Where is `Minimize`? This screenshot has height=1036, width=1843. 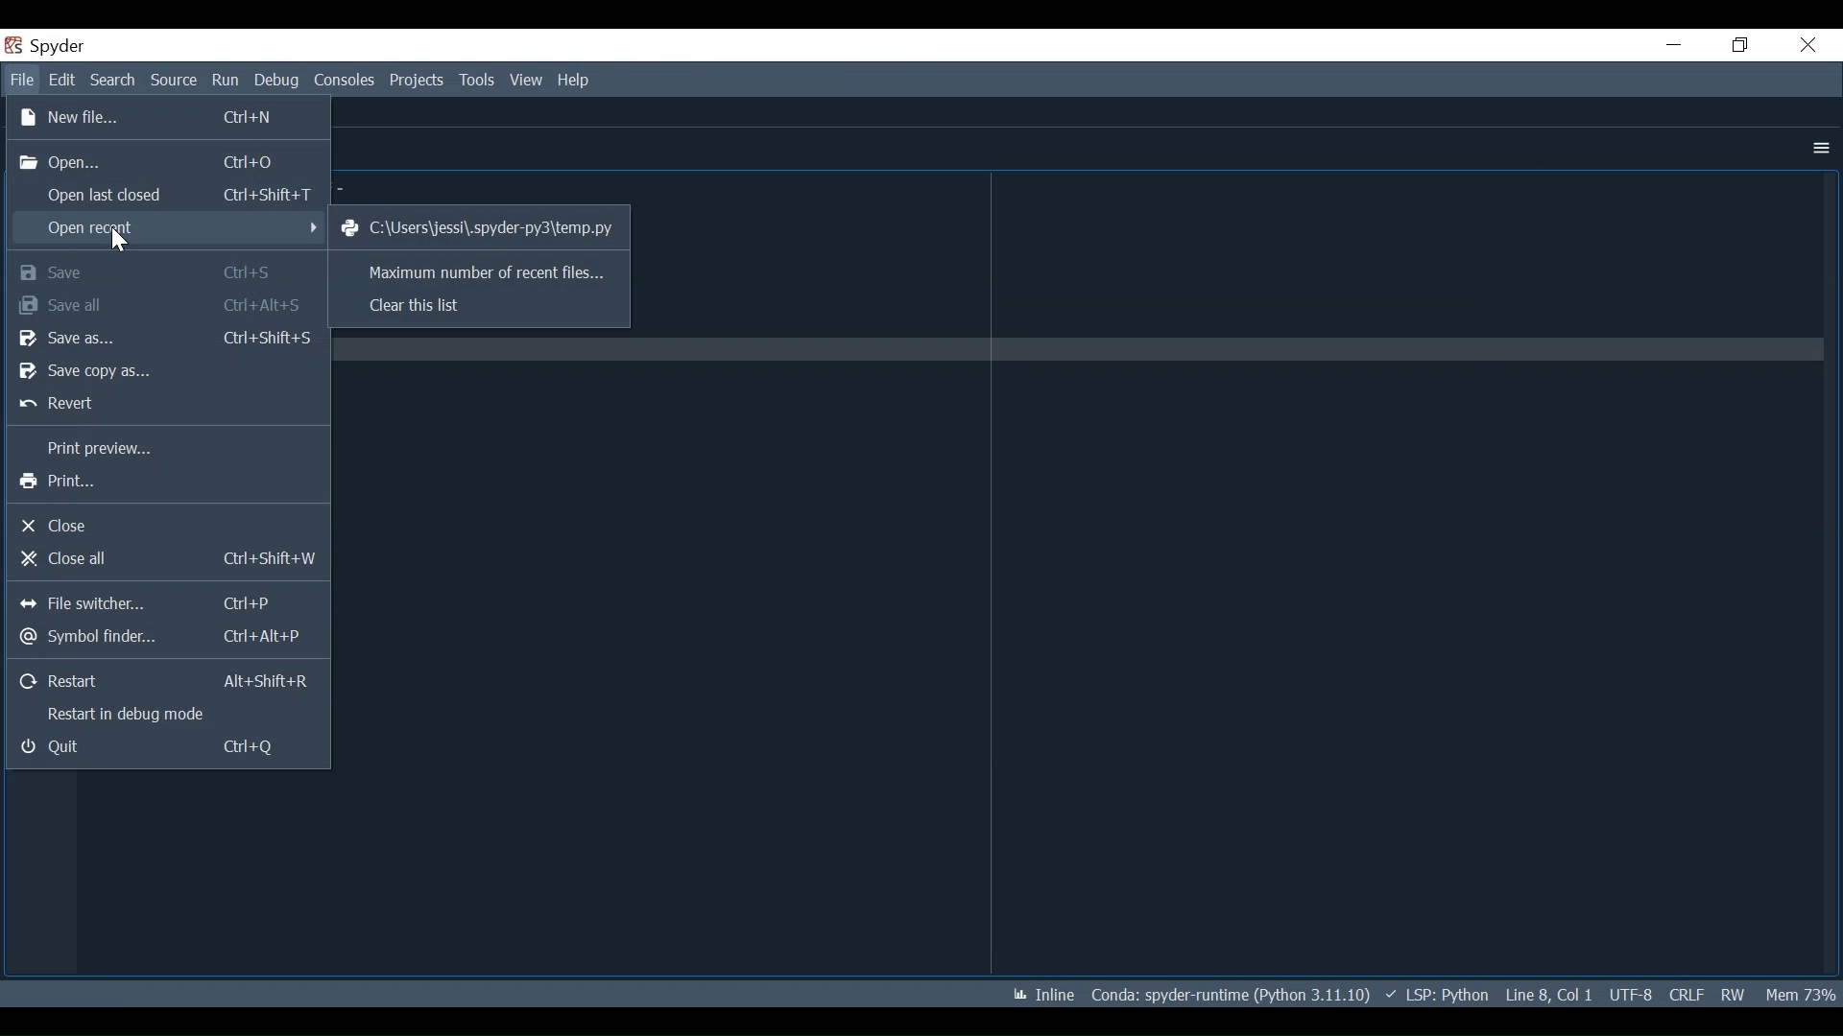
Minimize is located at coordinates (1673, 44).